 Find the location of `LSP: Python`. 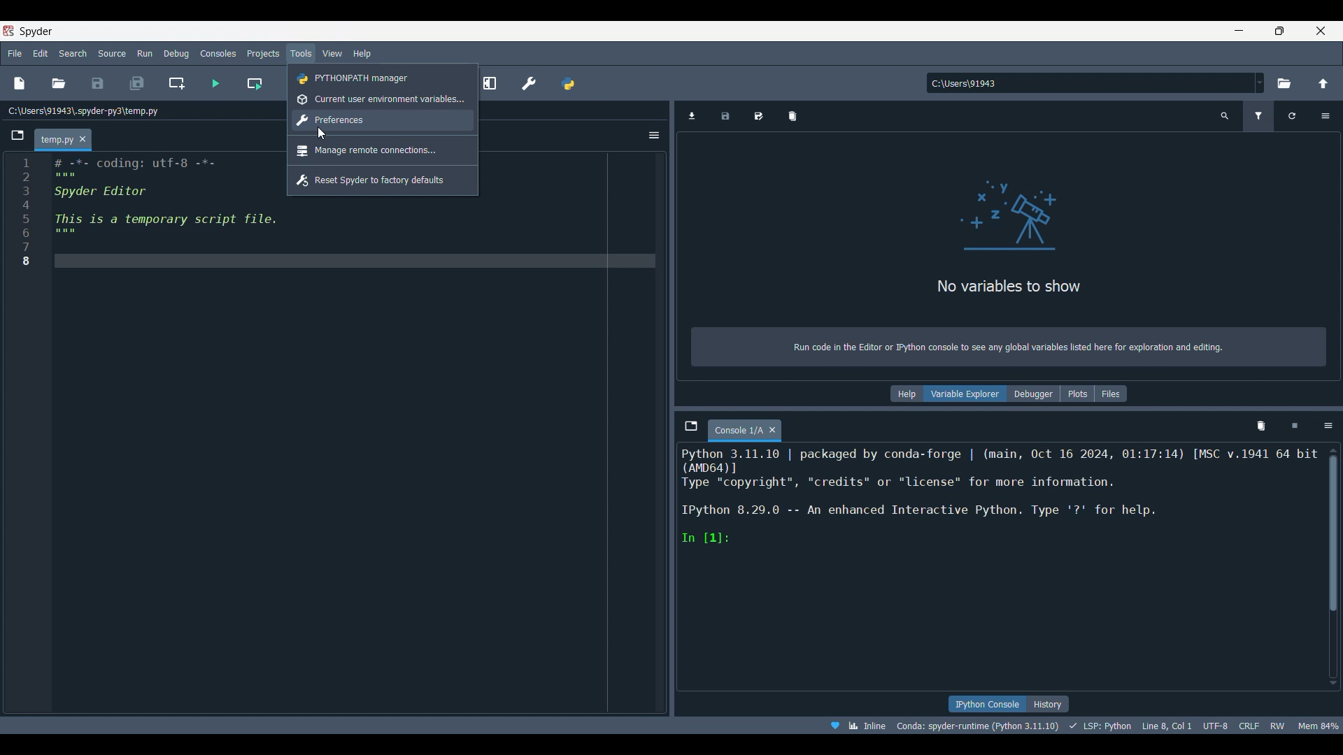

LSP: Python is located at coordinates (1097, 726).